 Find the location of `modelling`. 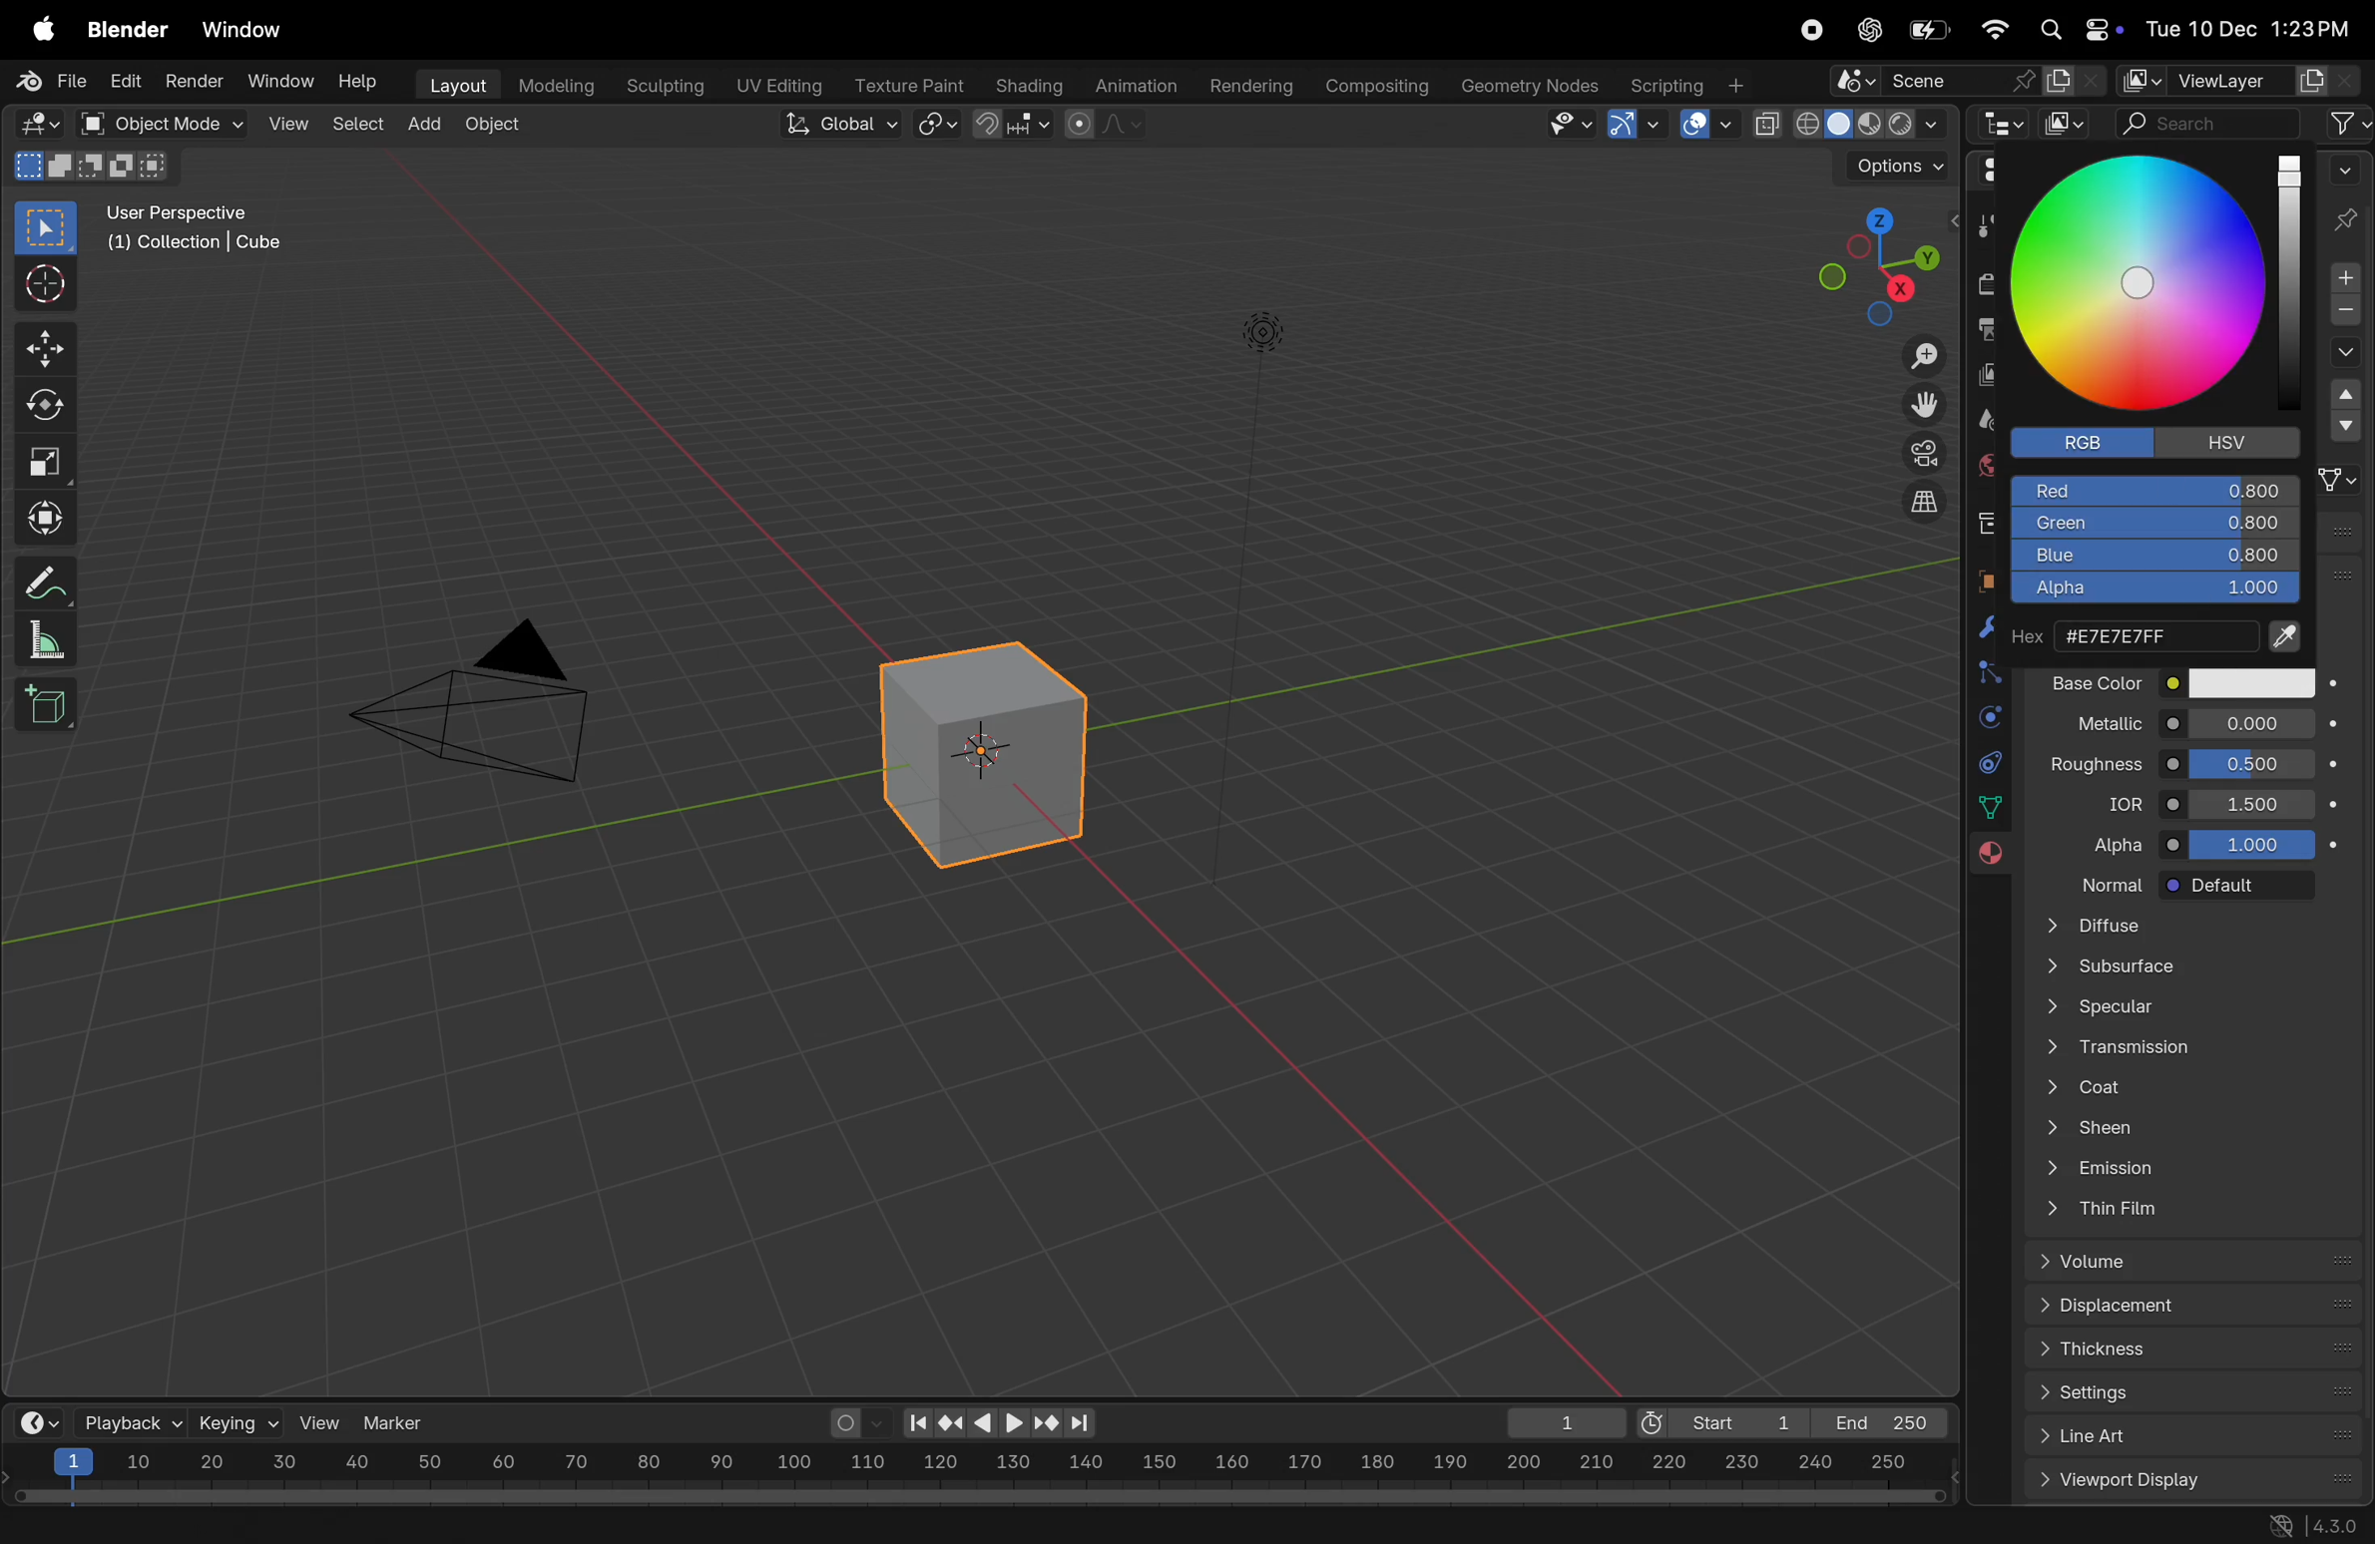

modelling is located at coordinates (554, 83).